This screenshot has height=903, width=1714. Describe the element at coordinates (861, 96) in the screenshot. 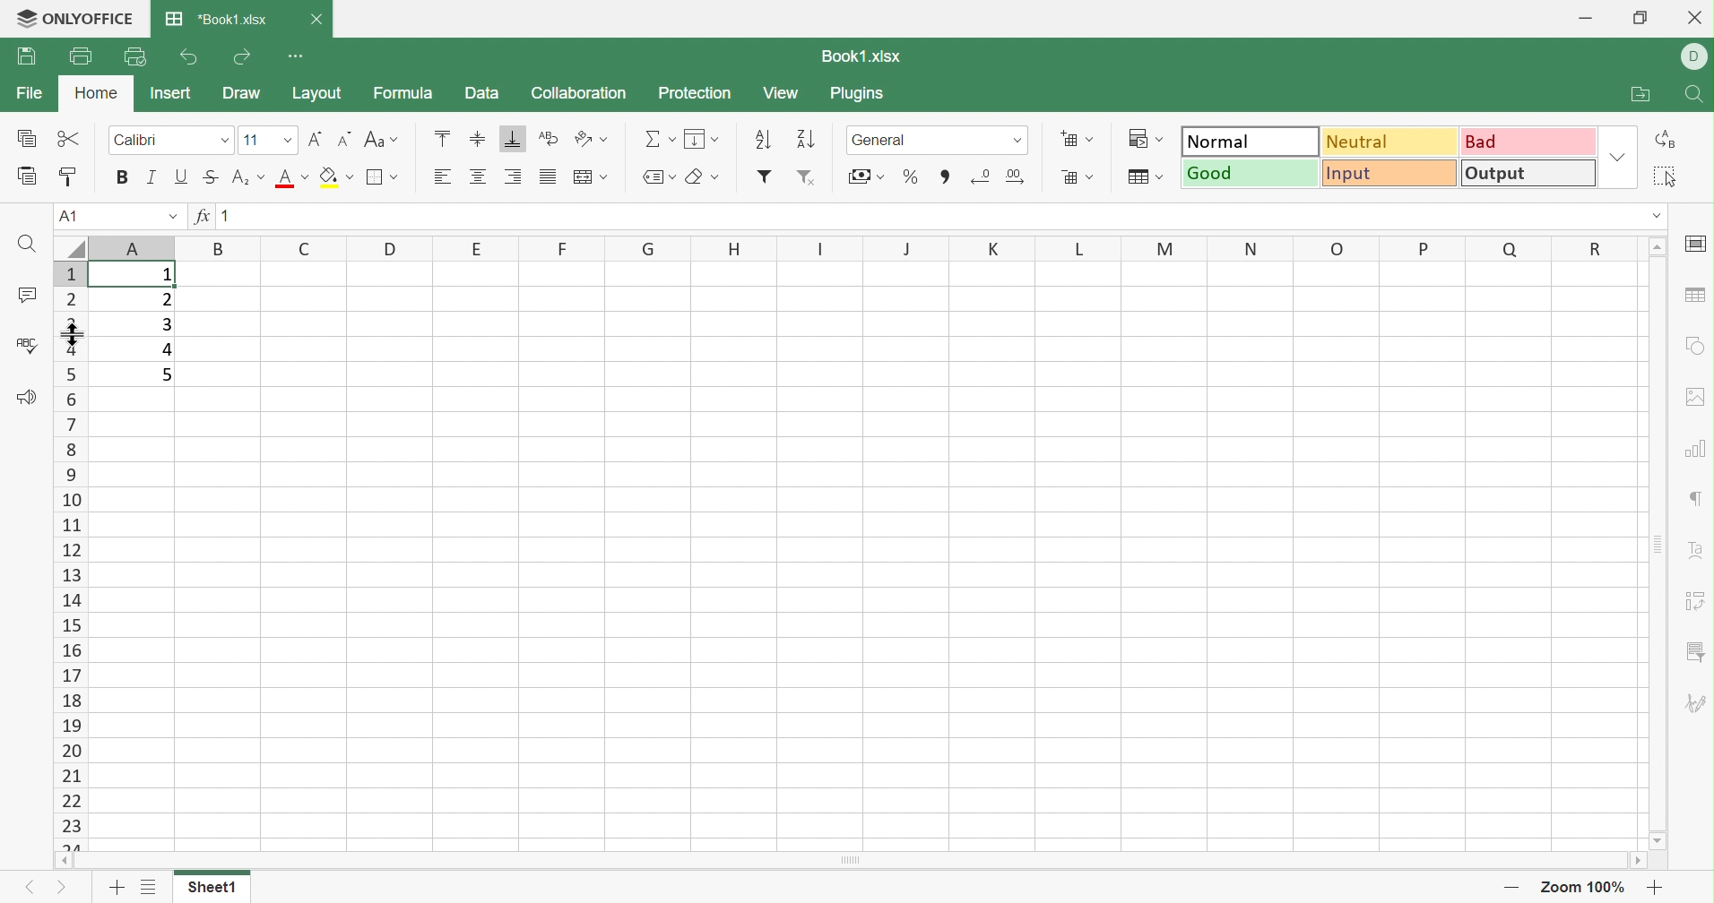

I see `Plugins` at that location.